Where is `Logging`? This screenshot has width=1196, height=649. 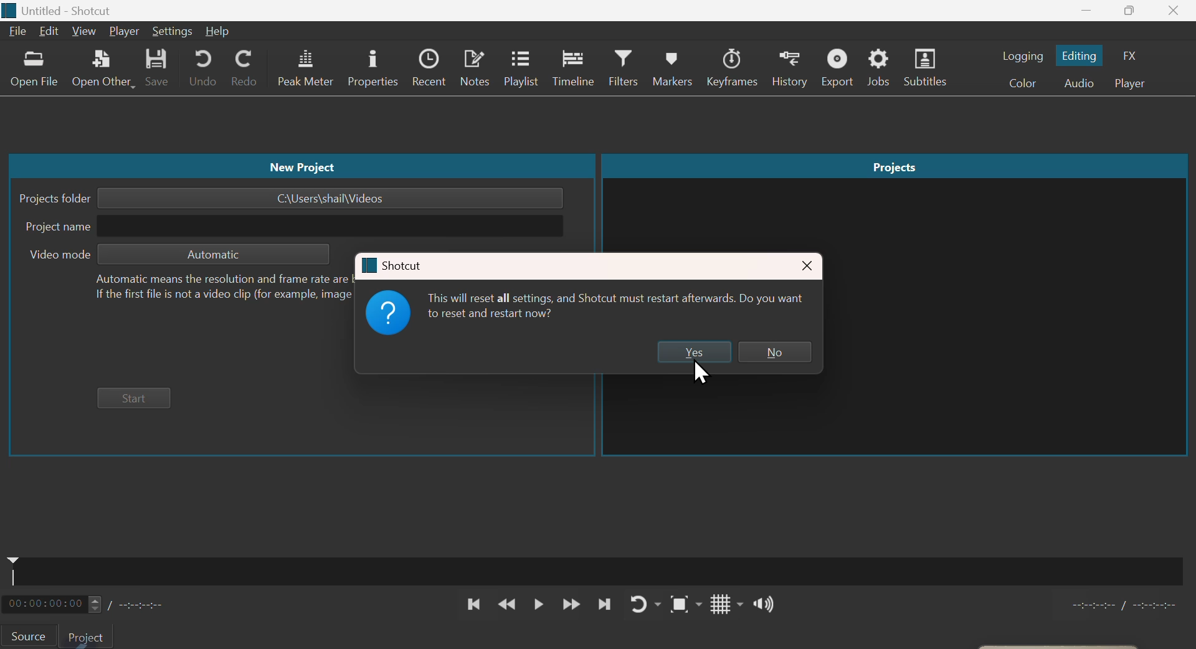 Logging is located at coordinates (1022, 55).